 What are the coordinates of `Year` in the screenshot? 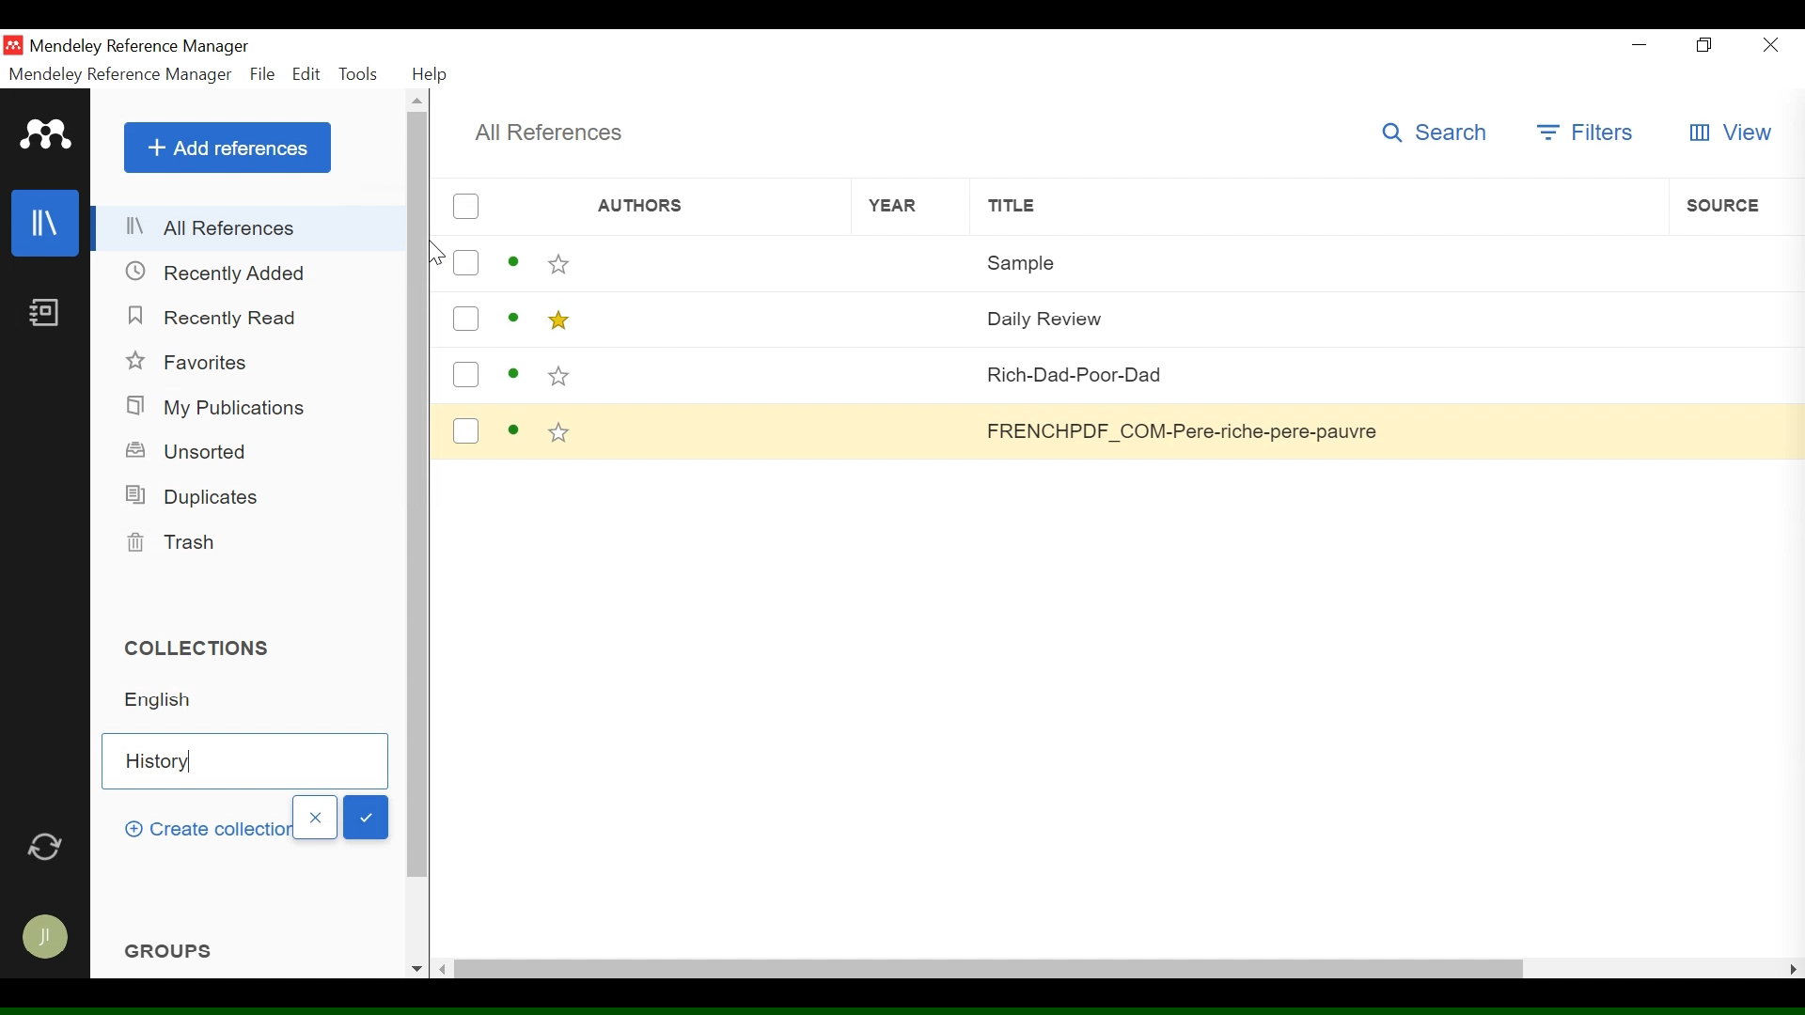 It's located at (910, 265).